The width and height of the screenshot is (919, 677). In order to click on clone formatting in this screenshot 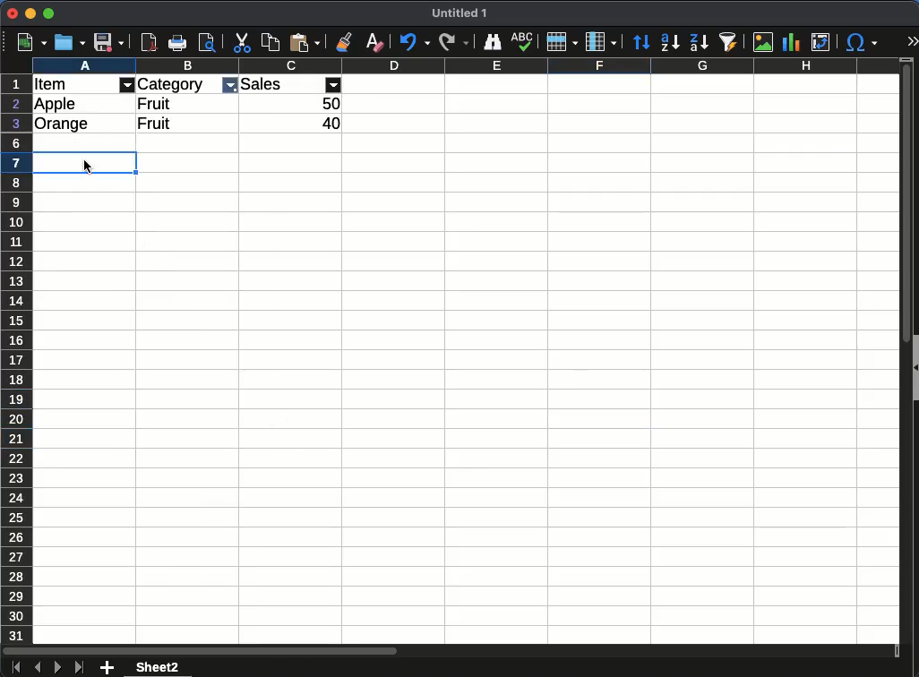, I will do `click(343, 42)`.